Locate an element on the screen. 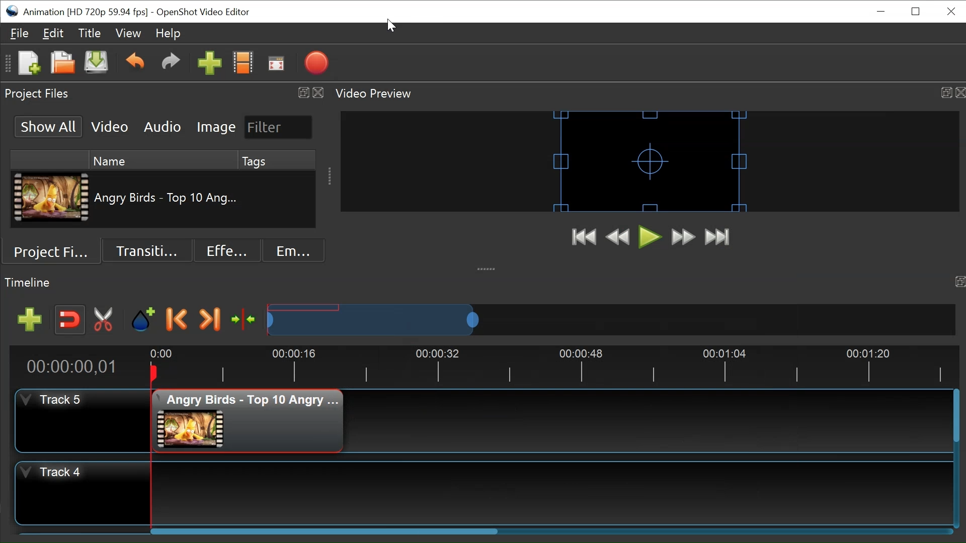  Choose Files is located at coordinates (243, 64).